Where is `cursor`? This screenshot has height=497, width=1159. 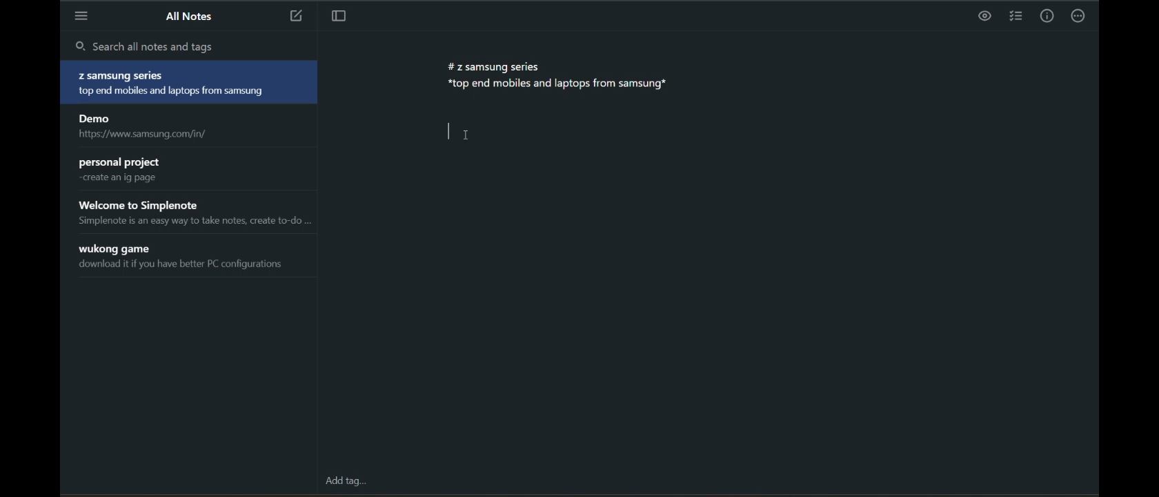 cursor is located at coordinates (466, 135).